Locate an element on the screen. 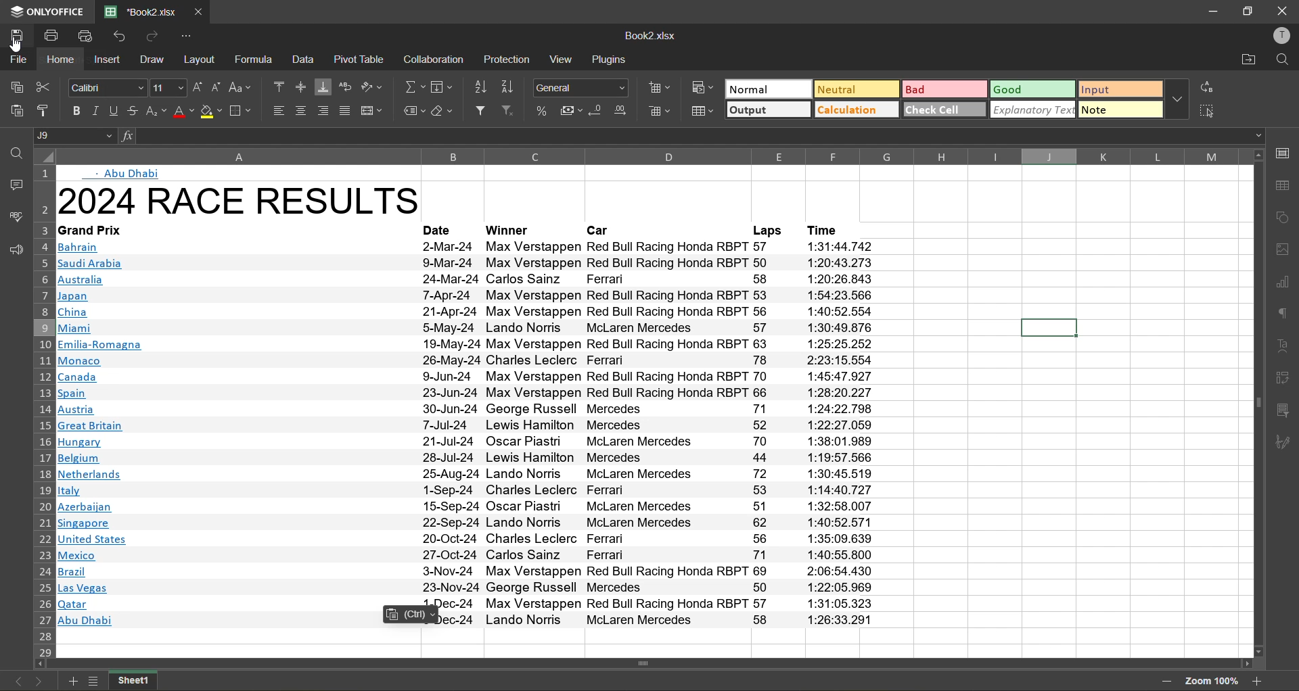 The height and width of the screenshot is (691, 1299). clear is located at coordinates (444, 110).